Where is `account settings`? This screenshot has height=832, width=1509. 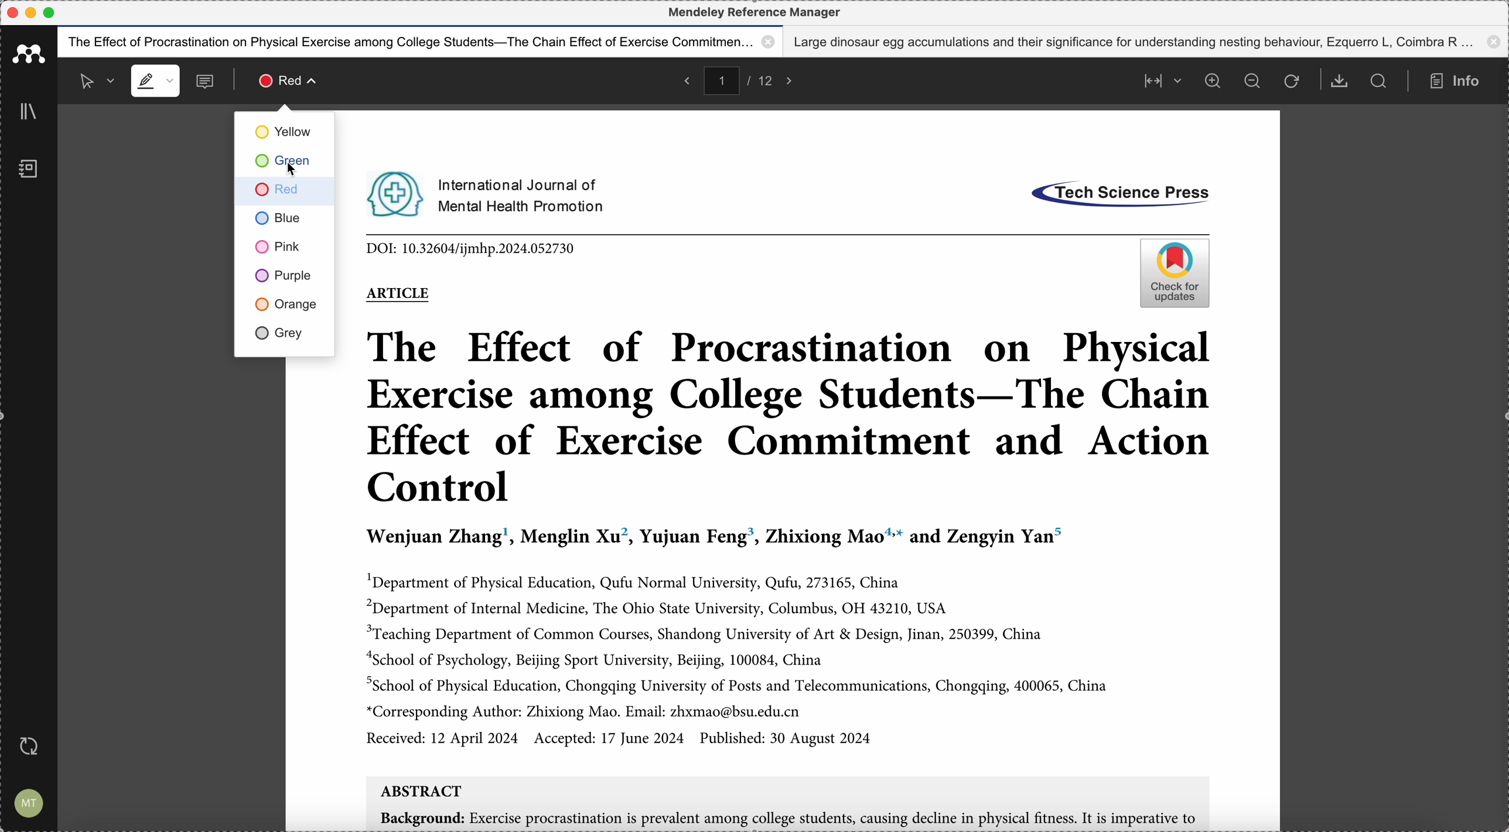 account settings is located at coordinates (29, 801).